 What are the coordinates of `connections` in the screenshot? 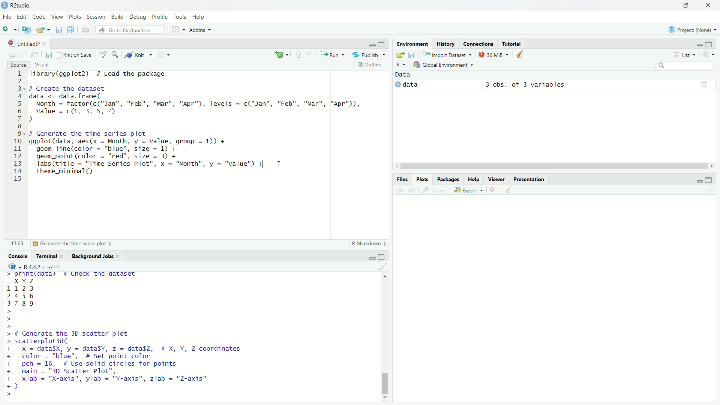 It's located at (478, 42).